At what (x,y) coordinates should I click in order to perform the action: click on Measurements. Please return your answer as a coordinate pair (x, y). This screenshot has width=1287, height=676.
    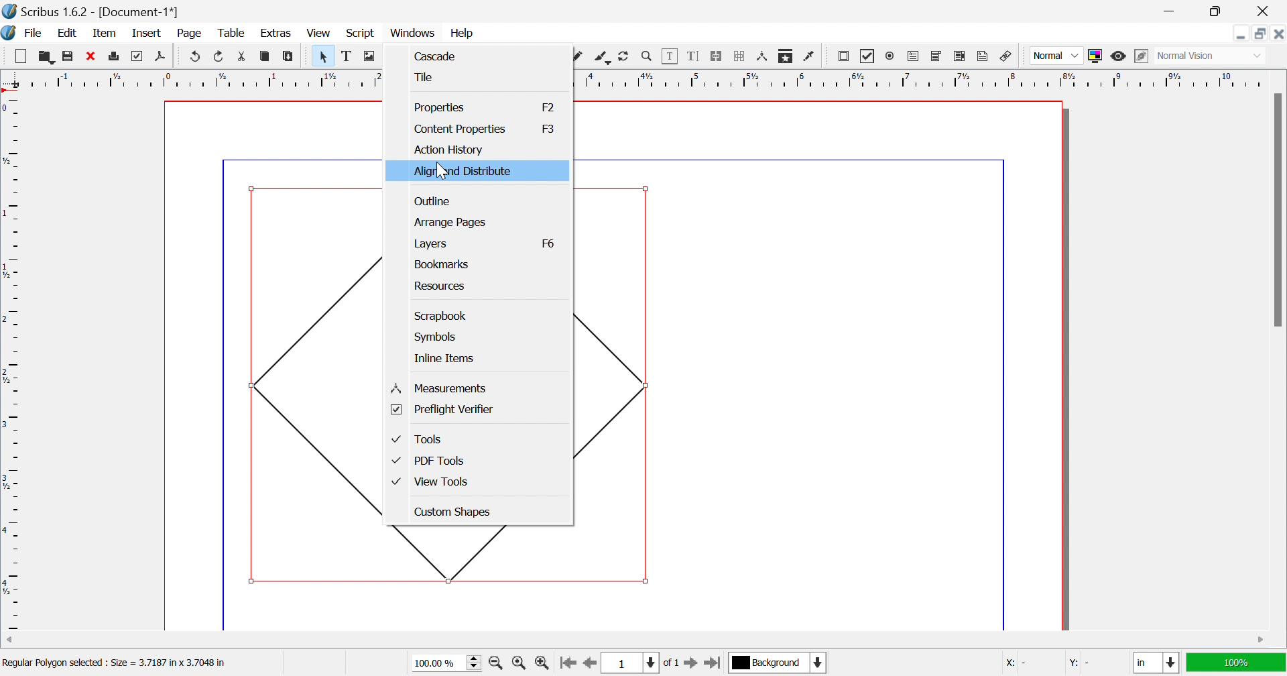
    Looking at the image, I should click on (441, 388).